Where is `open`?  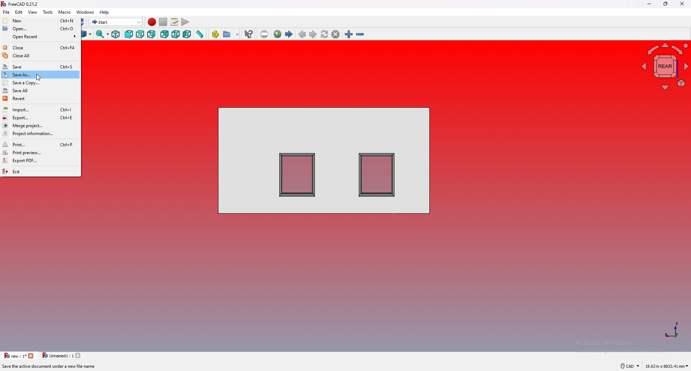
open is located at coordinates (40, 29).